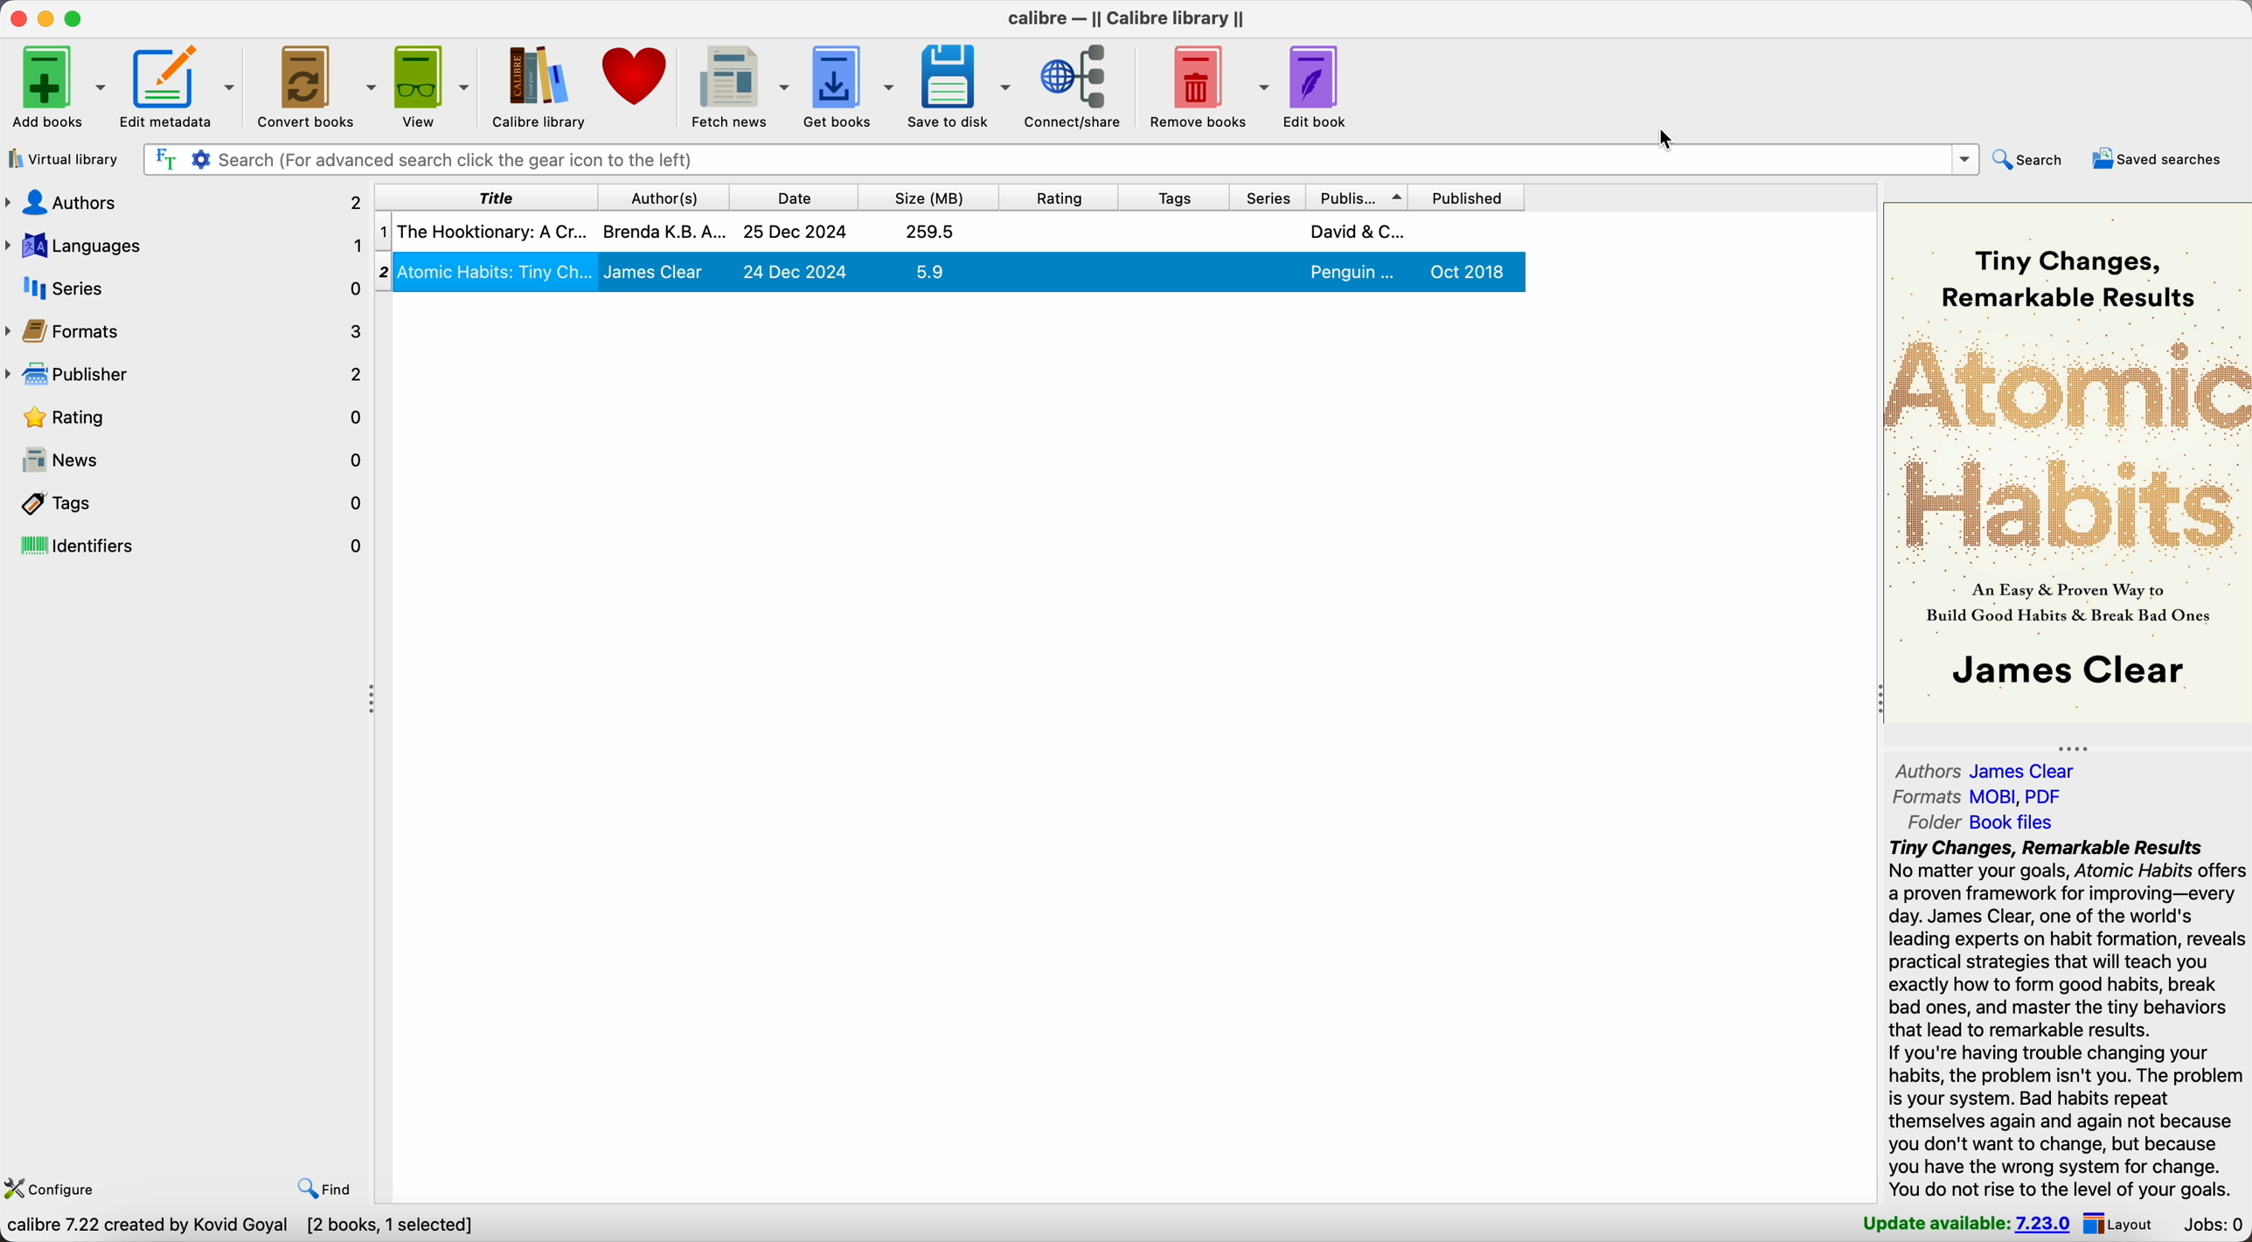 The width and height of the screenshot is (2252, 1242). Describe the element at coordinates (2034, 161) in the screenshot. I see `search` at that location.